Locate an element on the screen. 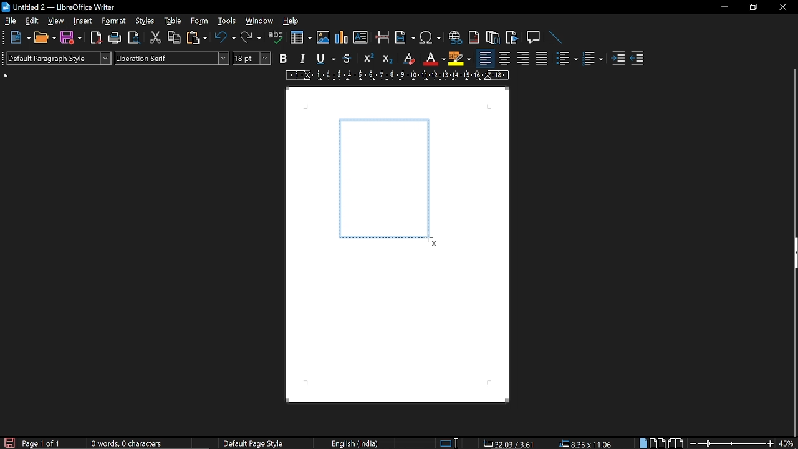  indent left is located at coordinates (618, 59).